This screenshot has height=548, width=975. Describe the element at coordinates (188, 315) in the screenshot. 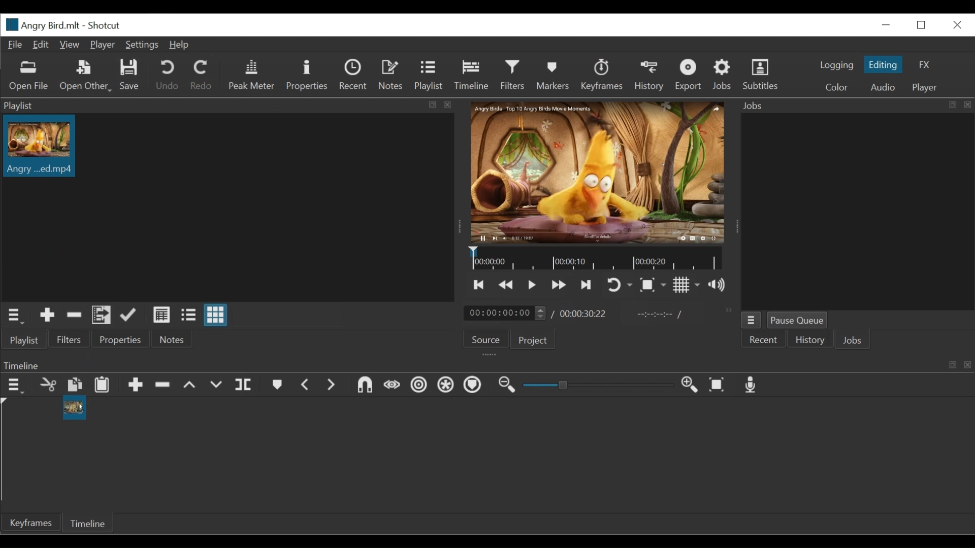

I see `View as files` at that location.